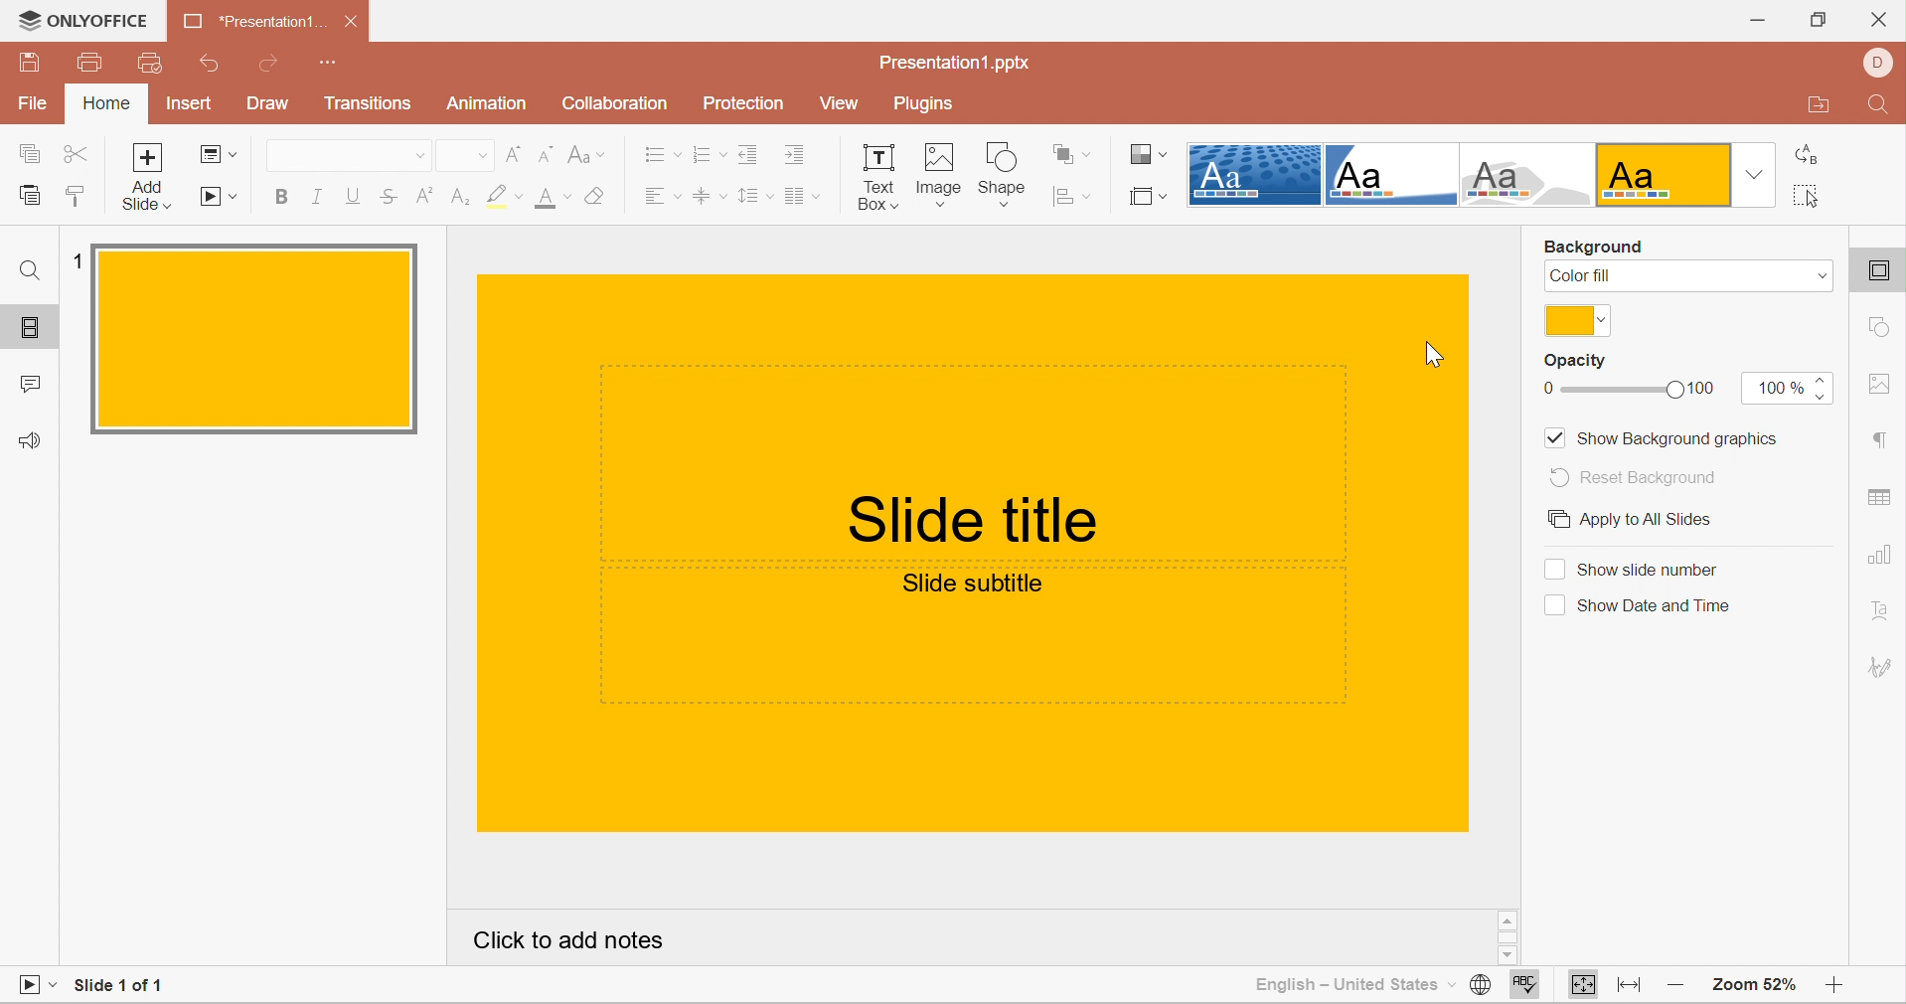 This screenshot has height=1004, width=1906. I want to click on Draw, so click(271, 104).